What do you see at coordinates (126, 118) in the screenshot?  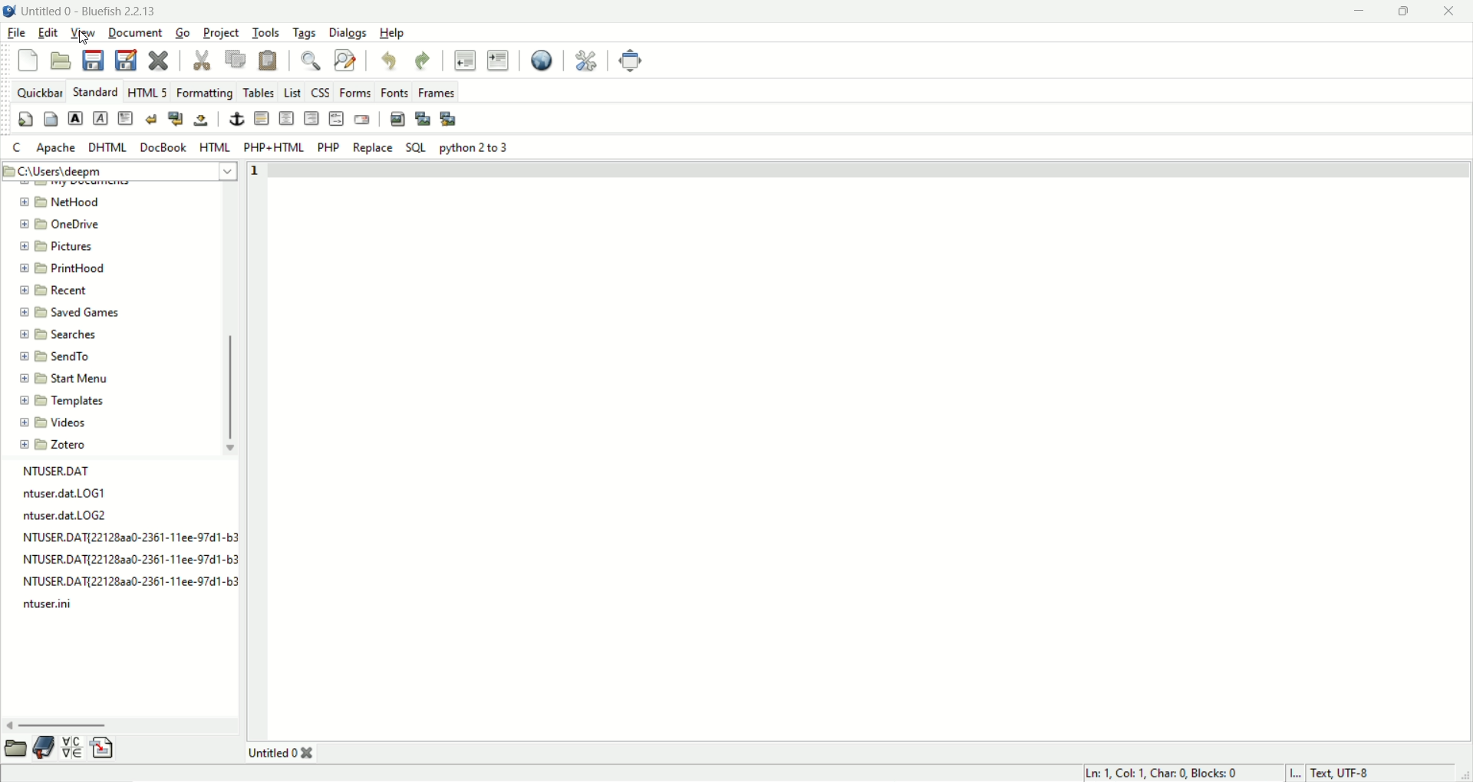 I see `paragraph` at bounding box center [126, 118].